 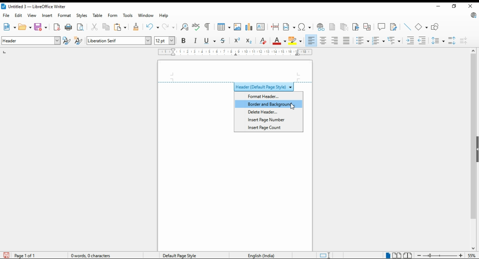 What do you see at coordinates (294, 107) in the screenshot?
I see `mouse pointer` at bounding box center [294, 107].